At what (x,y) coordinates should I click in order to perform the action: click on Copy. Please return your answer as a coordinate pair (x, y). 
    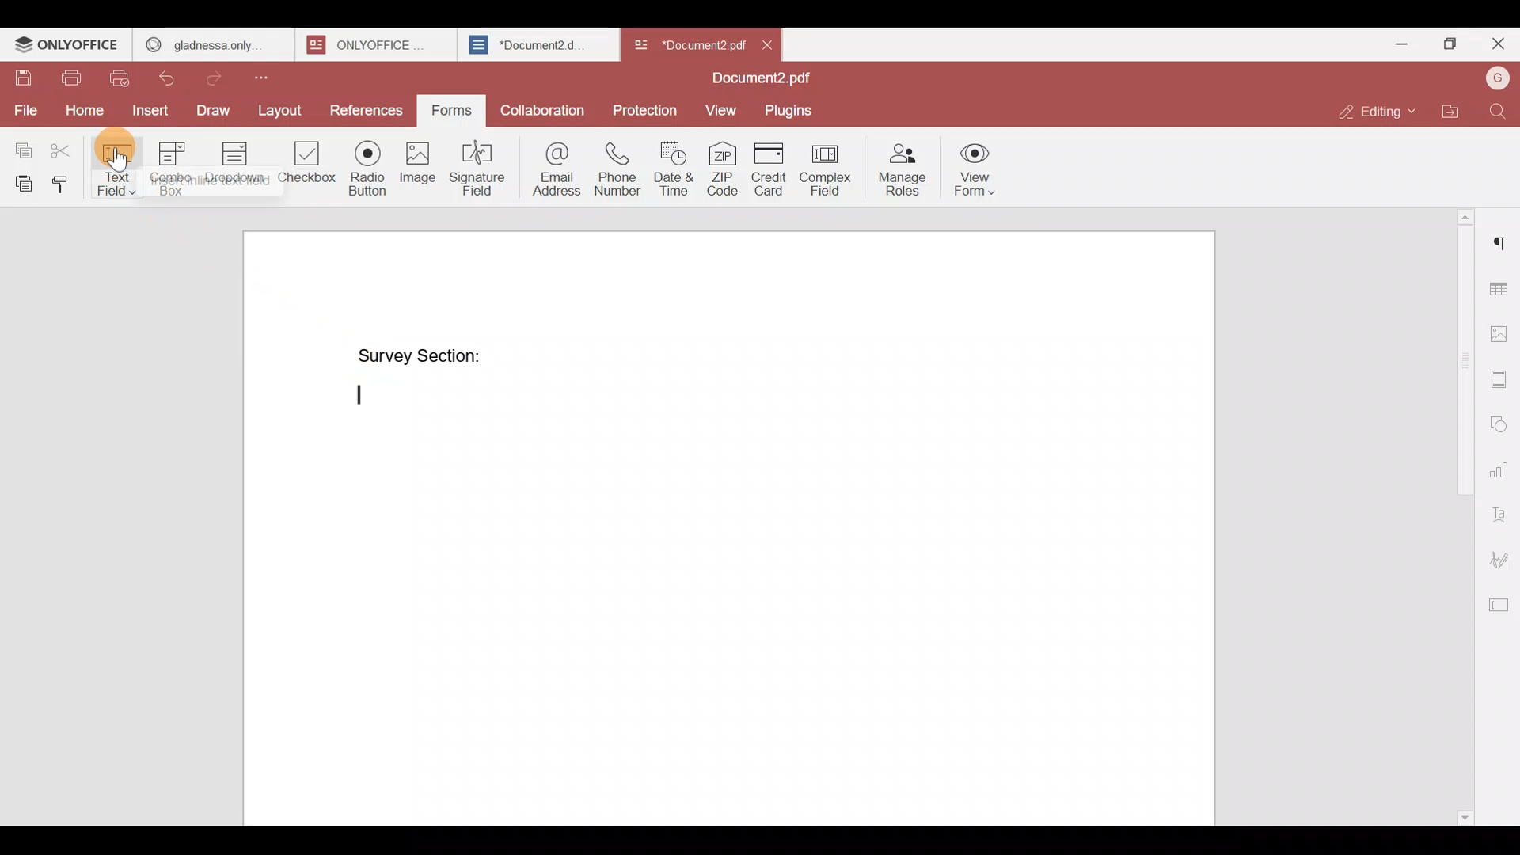
    Looking at the image, I should click on (23, 143).